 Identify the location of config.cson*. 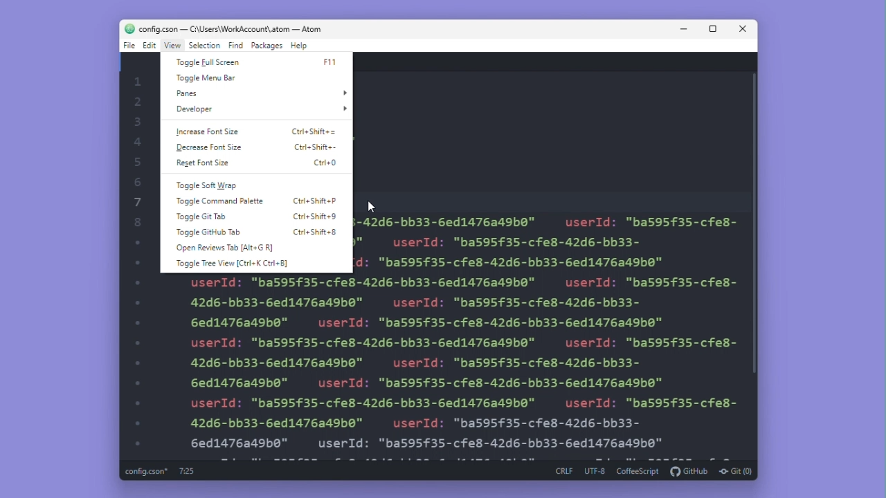
(148, 472).